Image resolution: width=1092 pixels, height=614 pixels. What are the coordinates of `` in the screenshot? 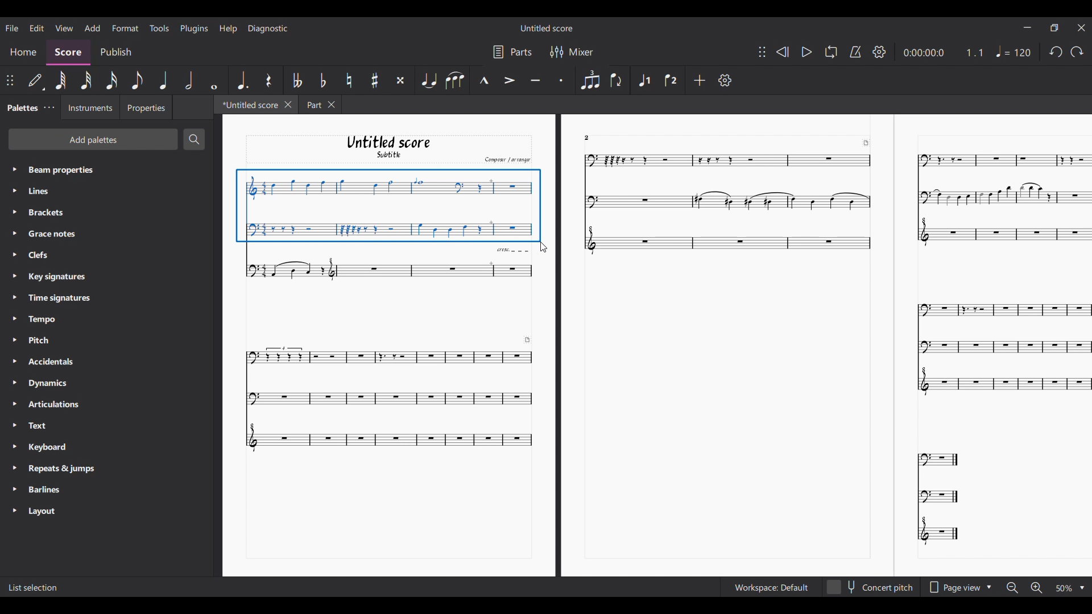 It's located at (16, 321).